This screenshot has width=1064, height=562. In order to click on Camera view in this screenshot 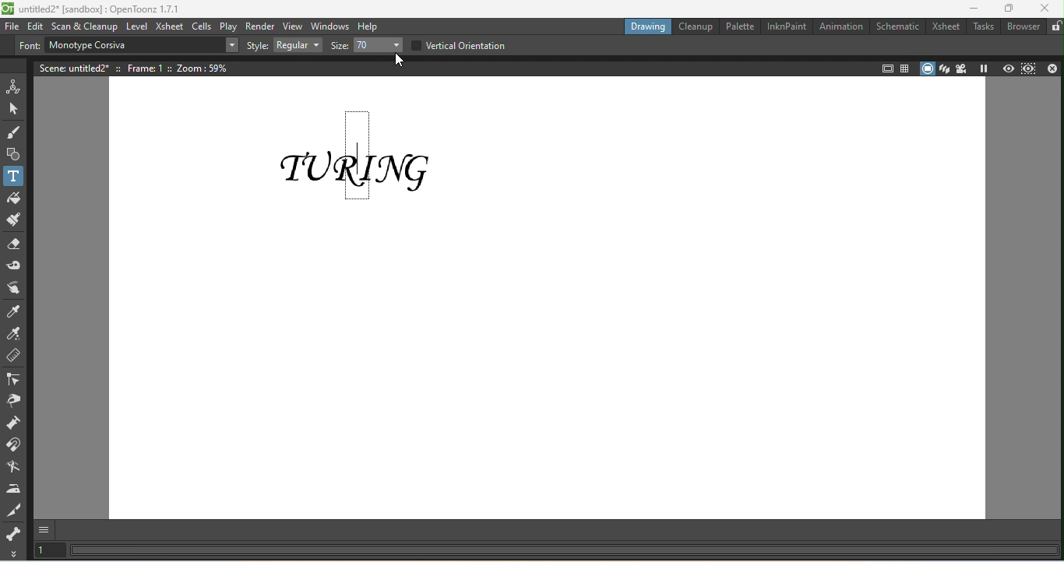, I will do `click(964, 68)`.